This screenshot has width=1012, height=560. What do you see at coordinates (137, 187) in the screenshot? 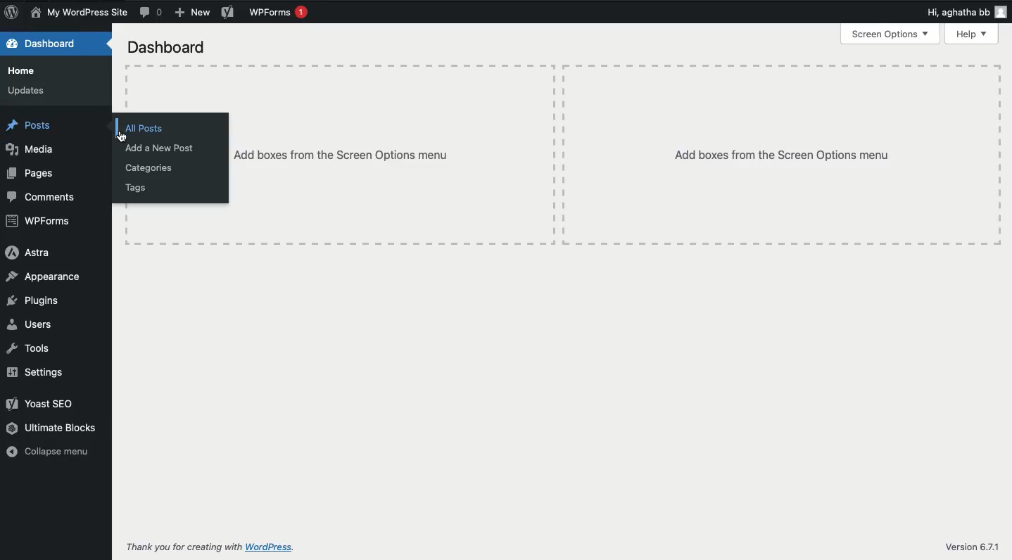
I see `Tags` at bounding box center [137, 187].